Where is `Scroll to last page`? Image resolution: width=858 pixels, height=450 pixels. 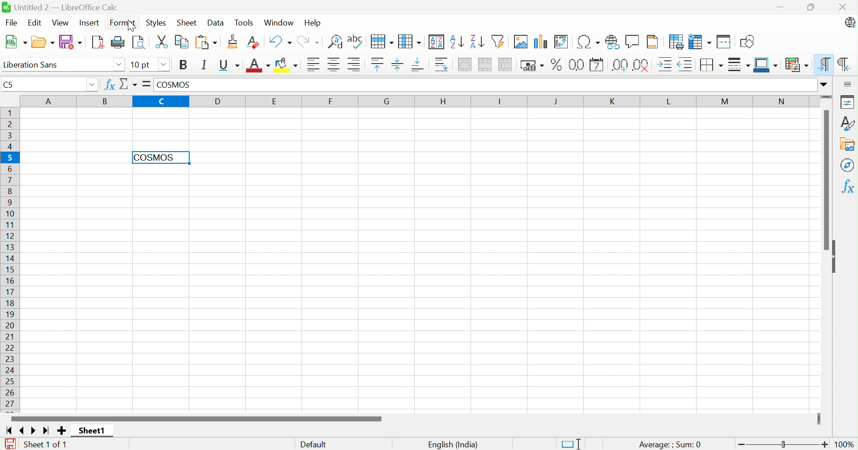
Scroll to last page is located at coordinates (49, 429).